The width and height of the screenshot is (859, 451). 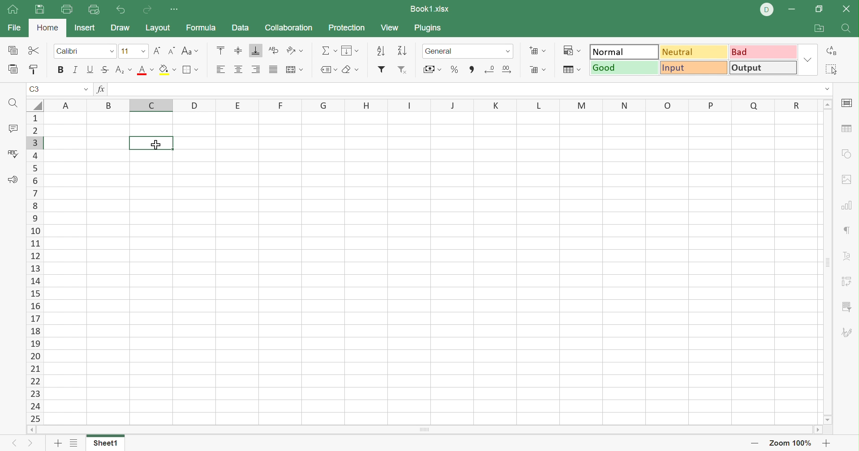 I want to click on Comment, so click(x=13, y=129).